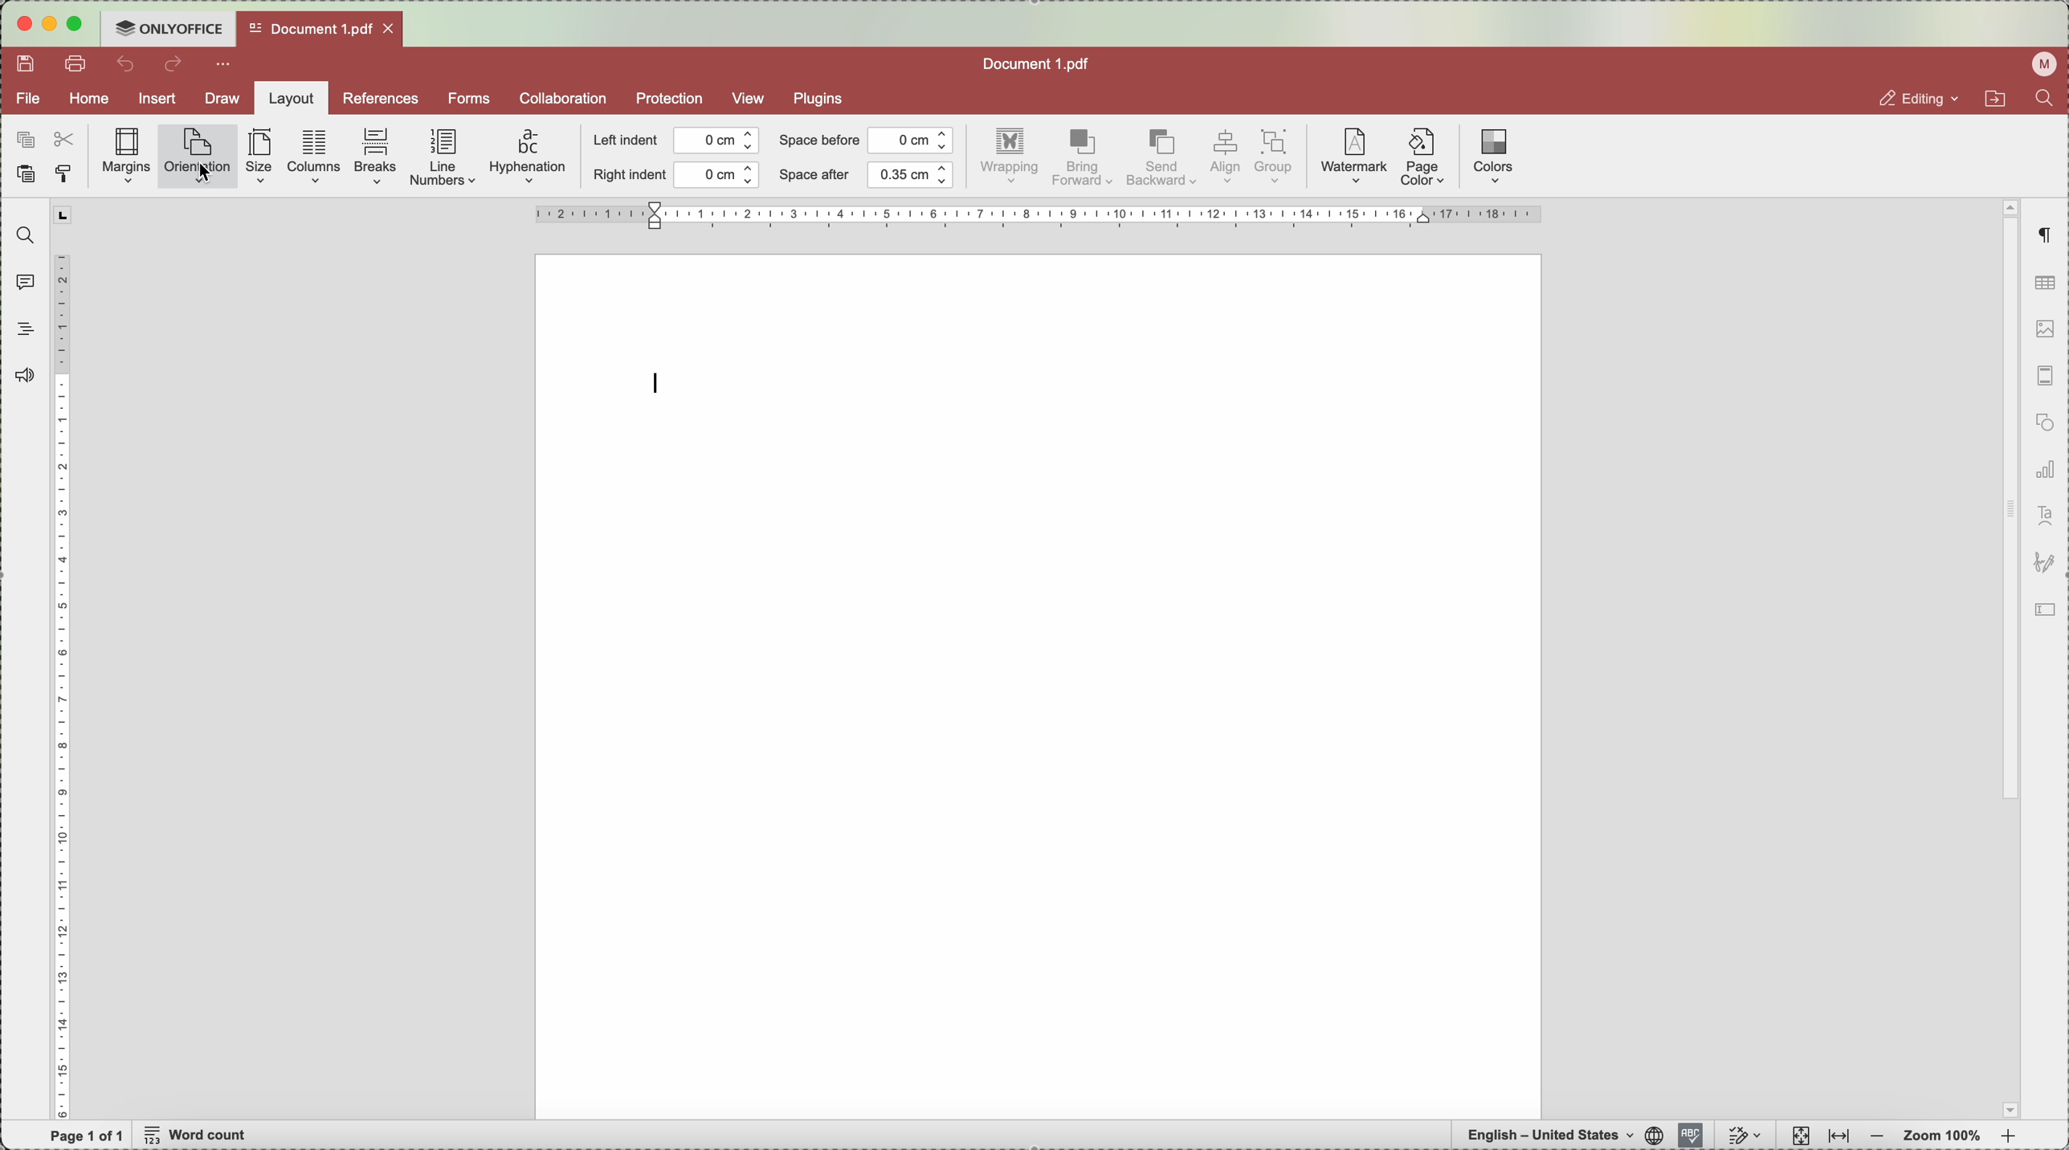 The height and width of the screenshot is (1150, 2069). I want to click on size, so click(263, 157).